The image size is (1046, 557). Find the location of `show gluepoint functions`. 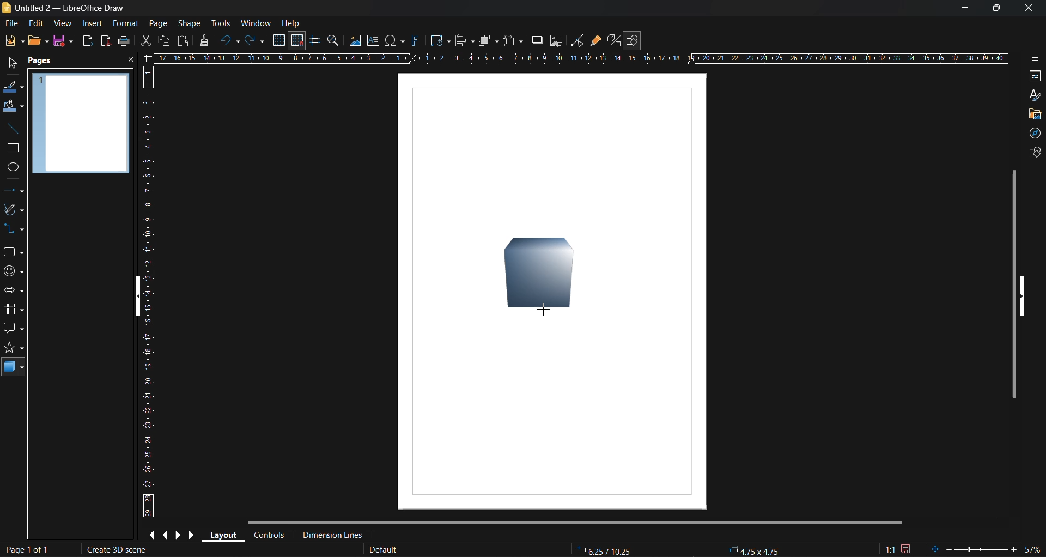

show gluepoint functions is located at coordinates (595, 41).